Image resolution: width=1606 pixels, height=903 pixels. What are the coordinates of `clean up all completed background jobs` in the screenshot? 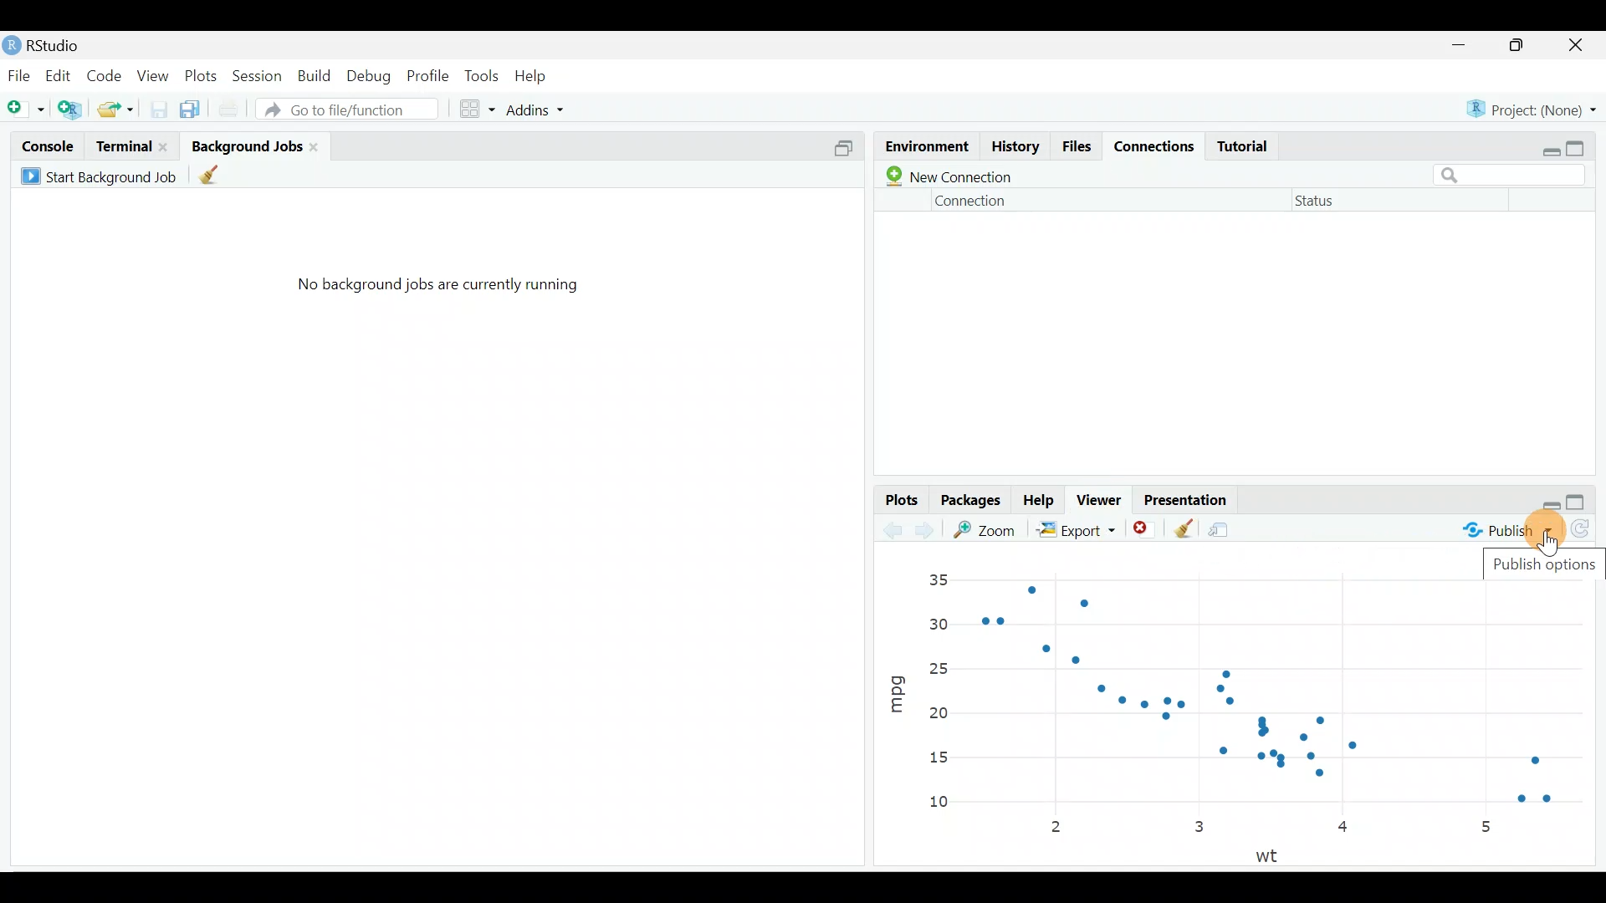 It's located at (222, 177).